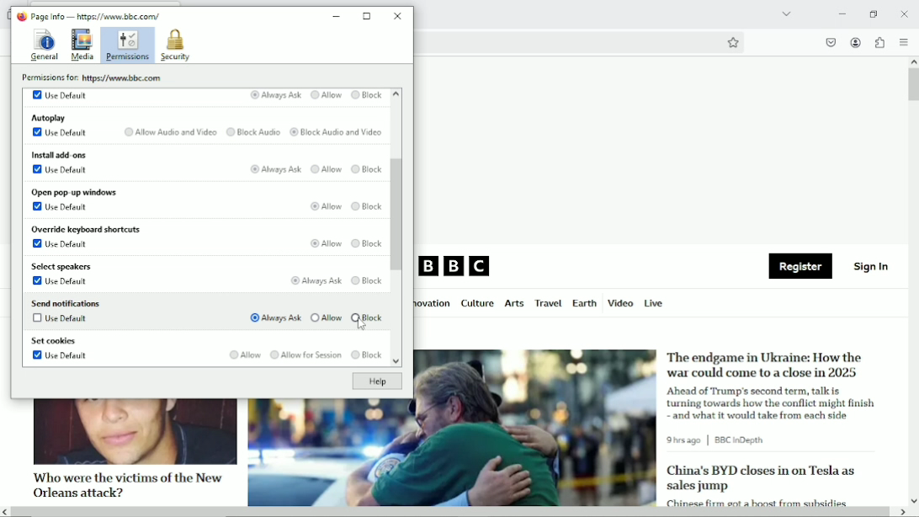 This screenshot has width=919, height=517. I want to click on Block, so click(368, 206).